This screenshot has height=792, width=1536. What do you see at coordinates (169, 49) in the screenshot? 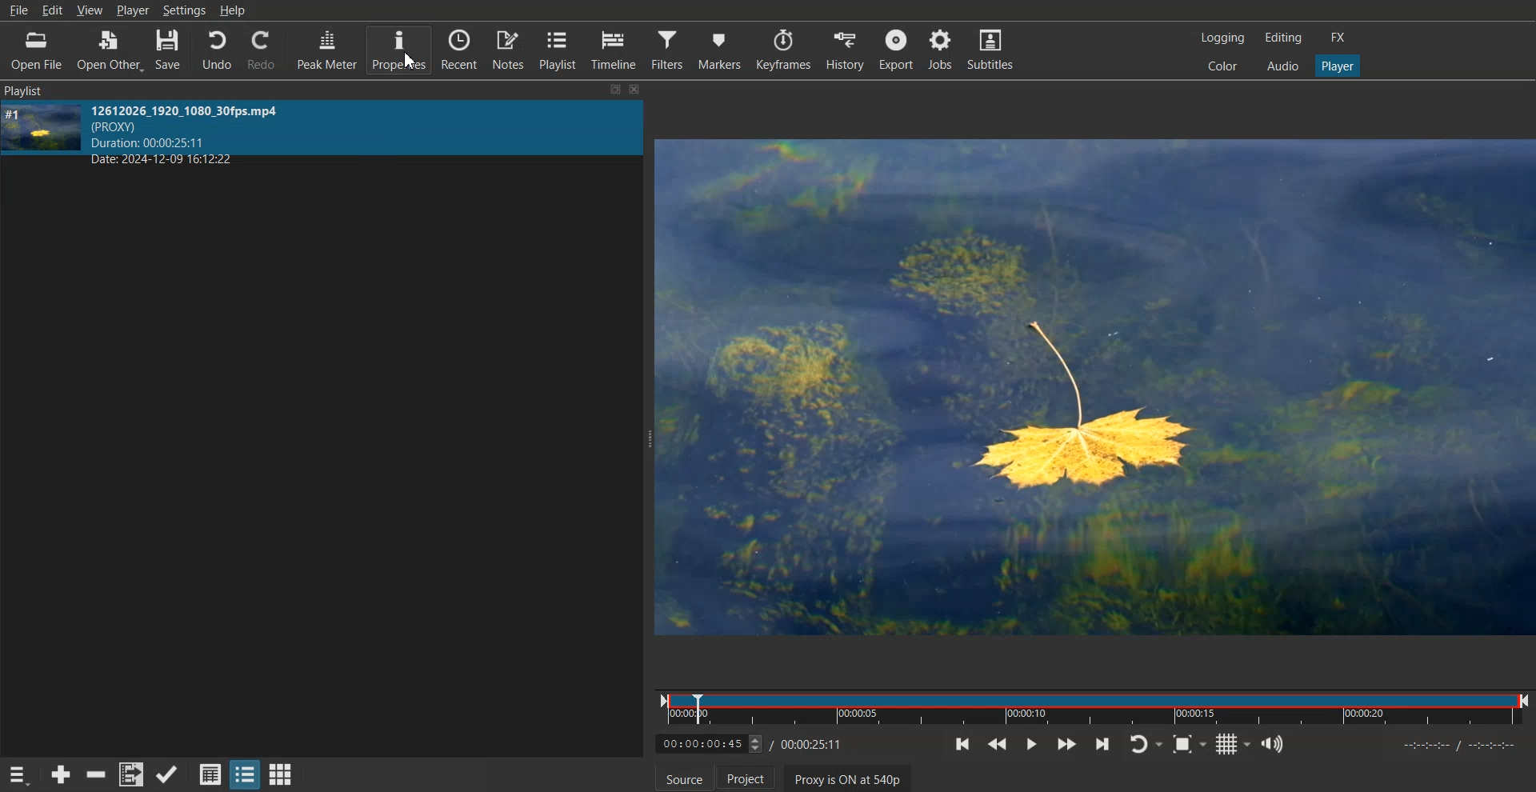
I see `Save` at bounding box center [169, 49].